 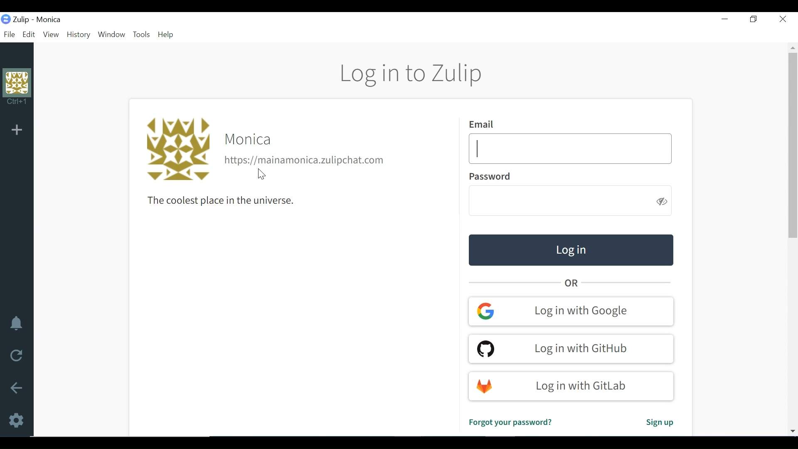 What do you see at coordinates (571, 311) in the screenshot?
I see `Log in with google` at bounding box center [571, 311].